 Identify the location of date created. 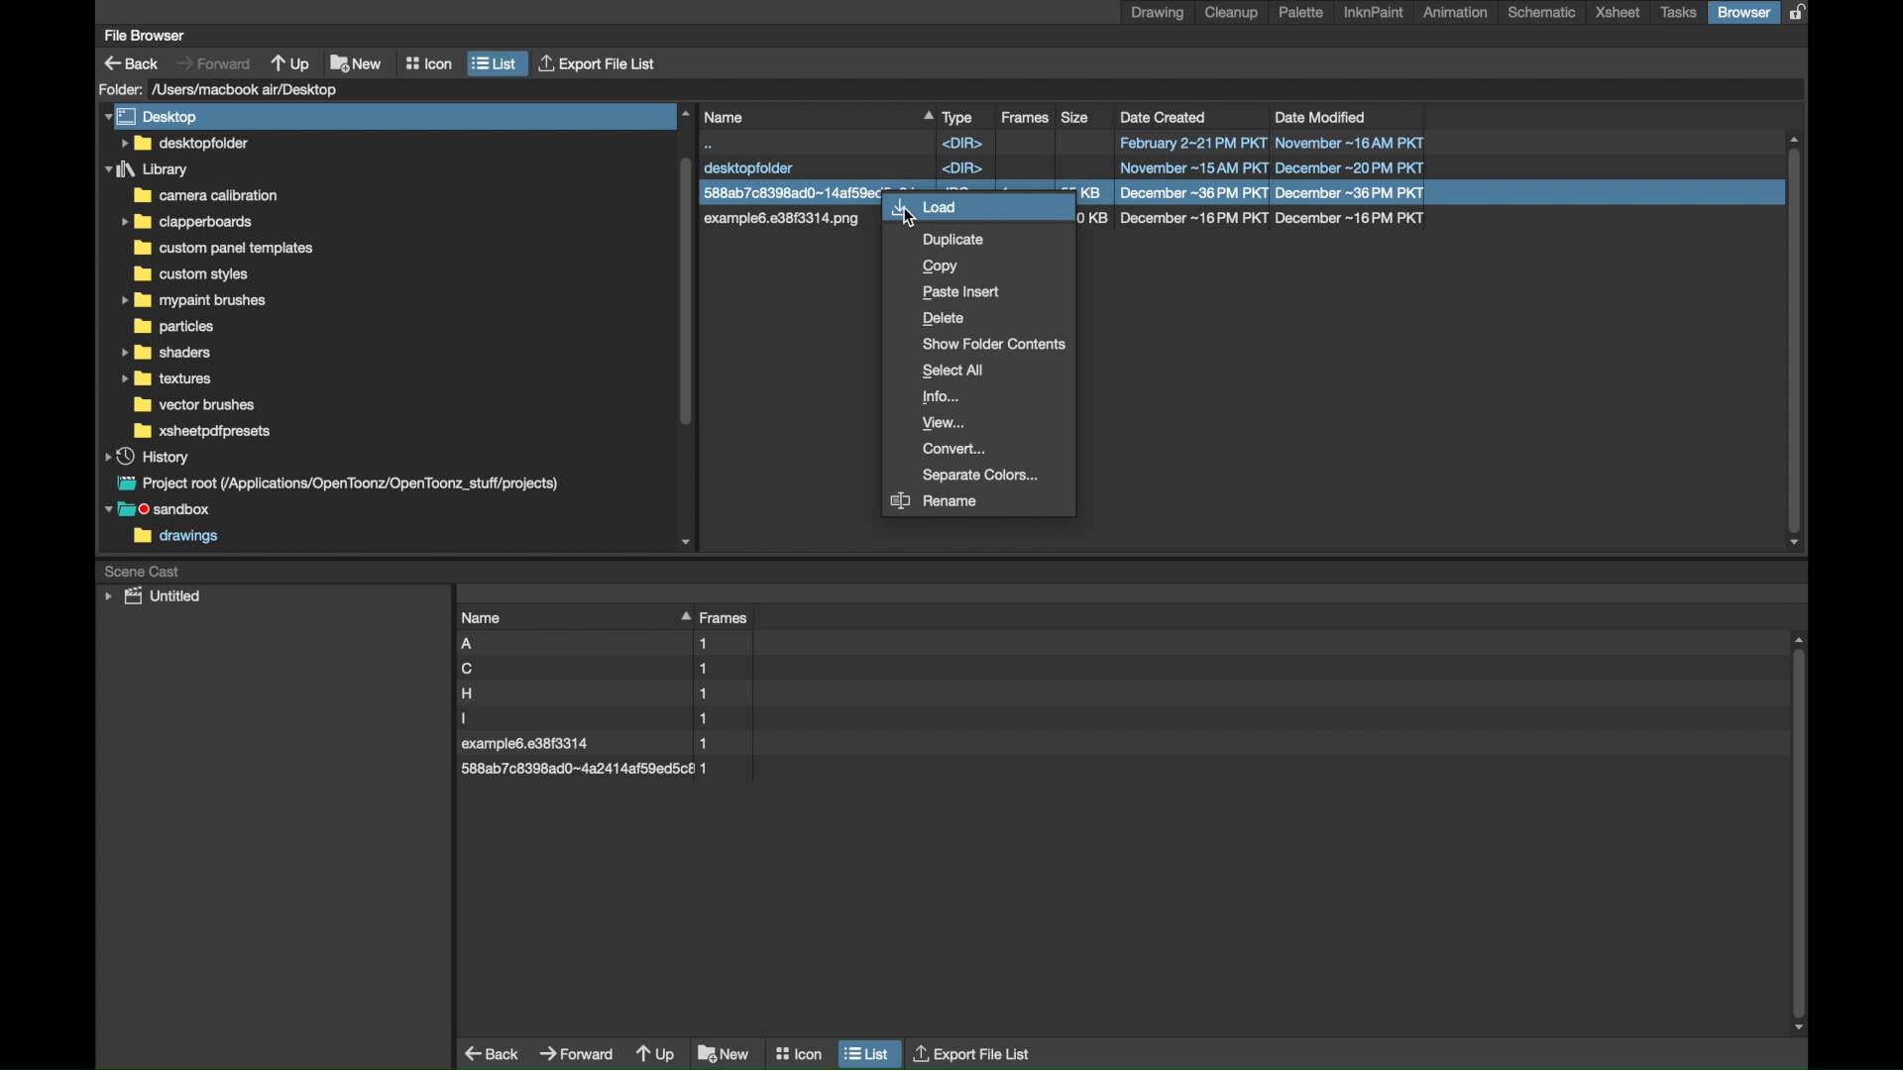
(1165, 117).